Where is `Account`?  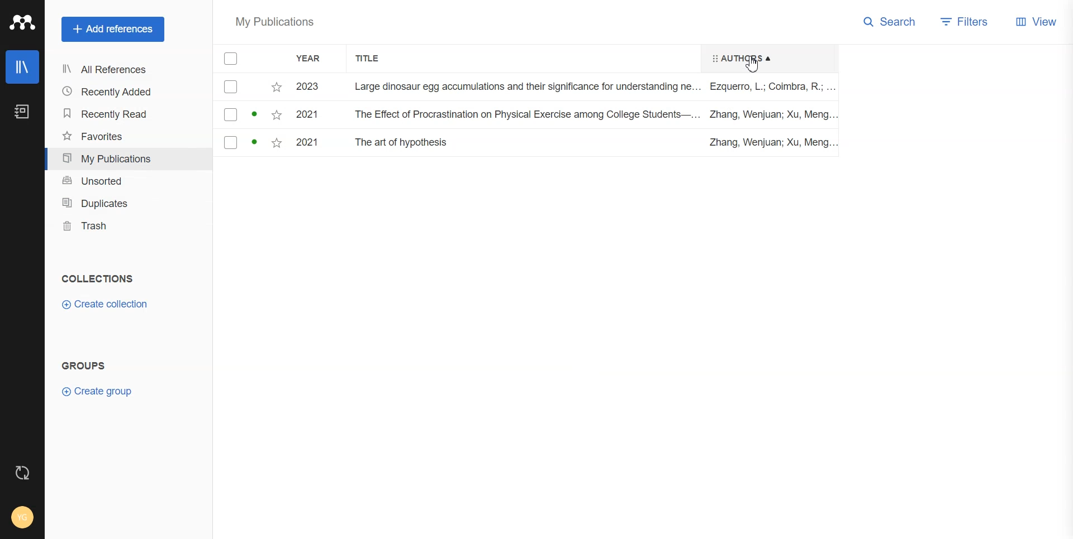
Account is located at coordinates (23, 517).